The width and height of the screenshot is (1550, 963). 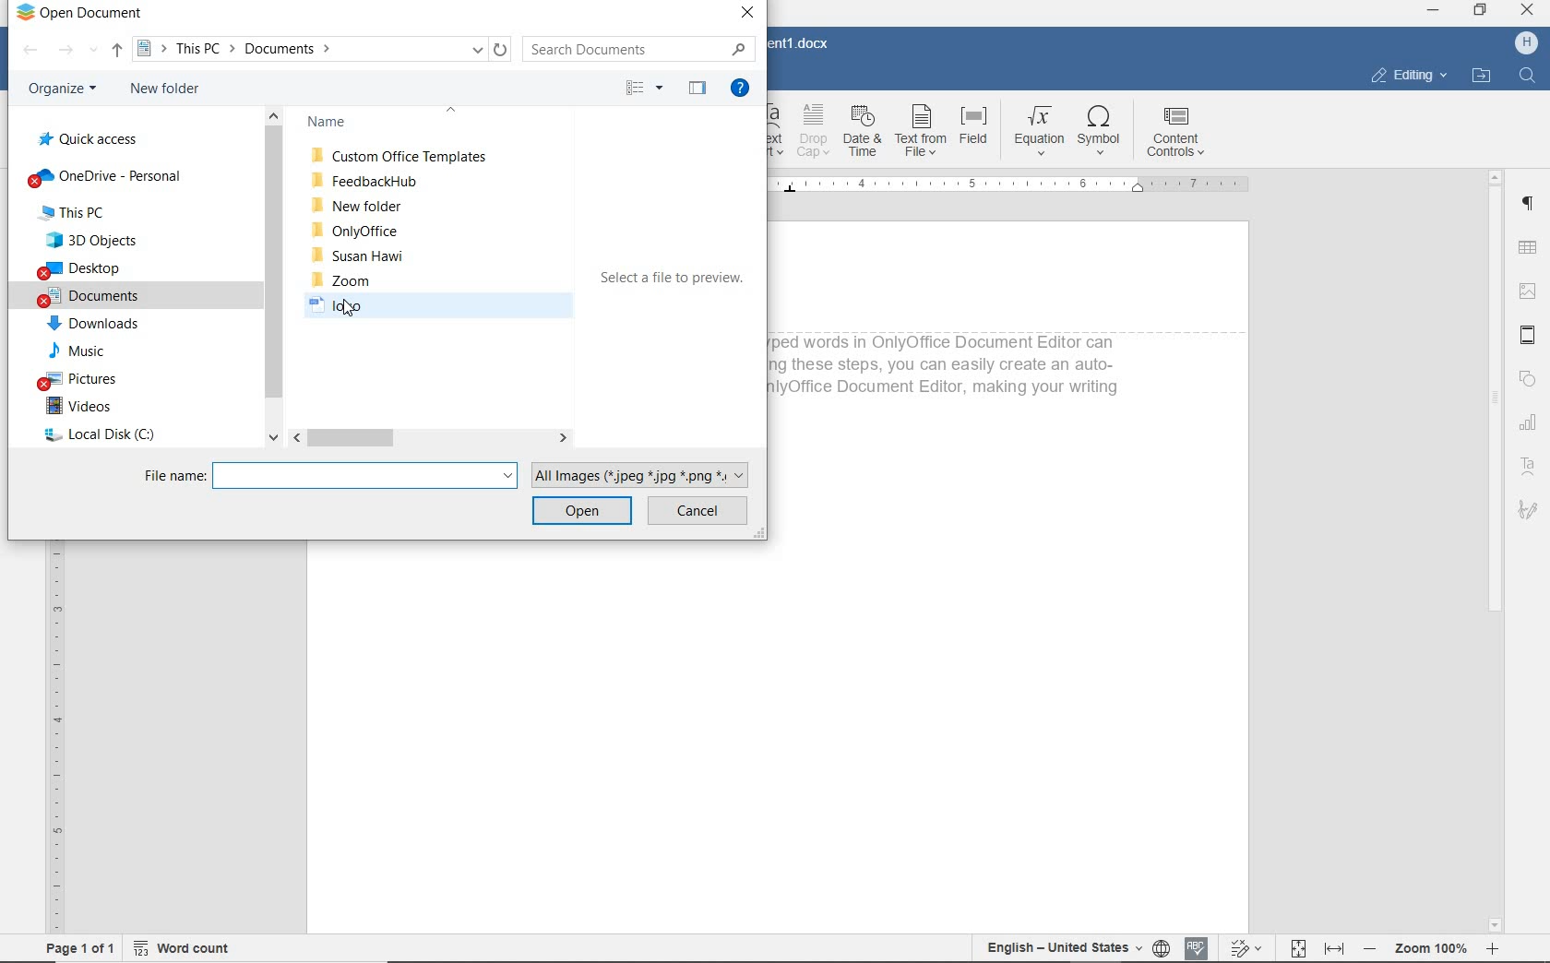 What do you see at coordinates (85, 352) in the screenshot?
I see `MUSIC` at bounding box center [85, 352].